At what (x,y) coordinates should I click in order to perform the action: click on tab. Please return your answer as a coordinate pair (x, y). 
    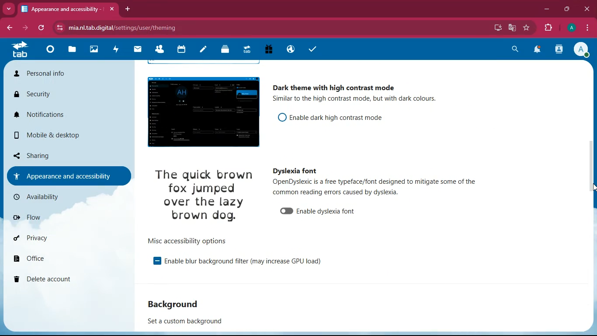
    Looking at the image, I should click on (23, 49).